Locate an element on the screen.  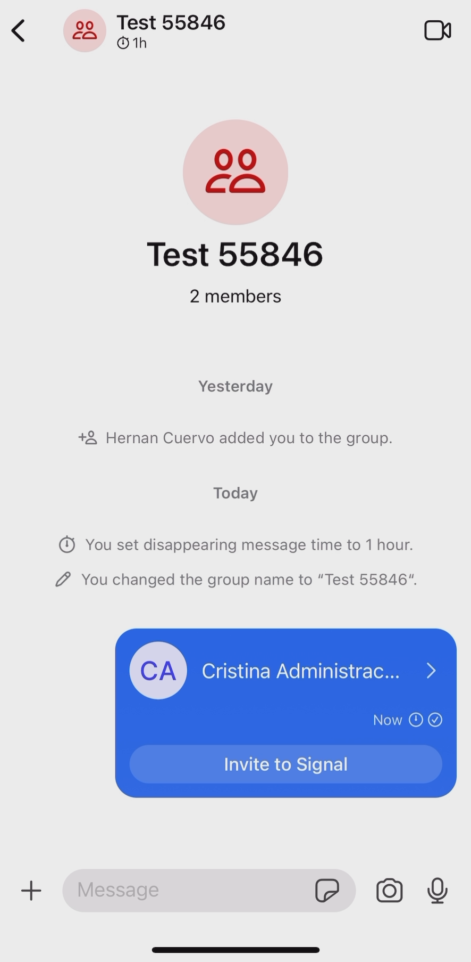
back is located at coordinates (19, 35).